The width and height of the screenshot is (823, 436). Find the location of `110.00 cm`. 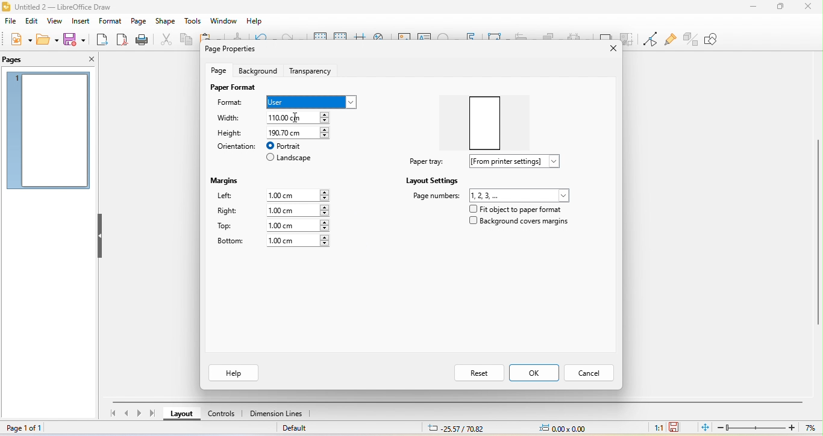

110.00 cm is located at coordinates (302, 116).